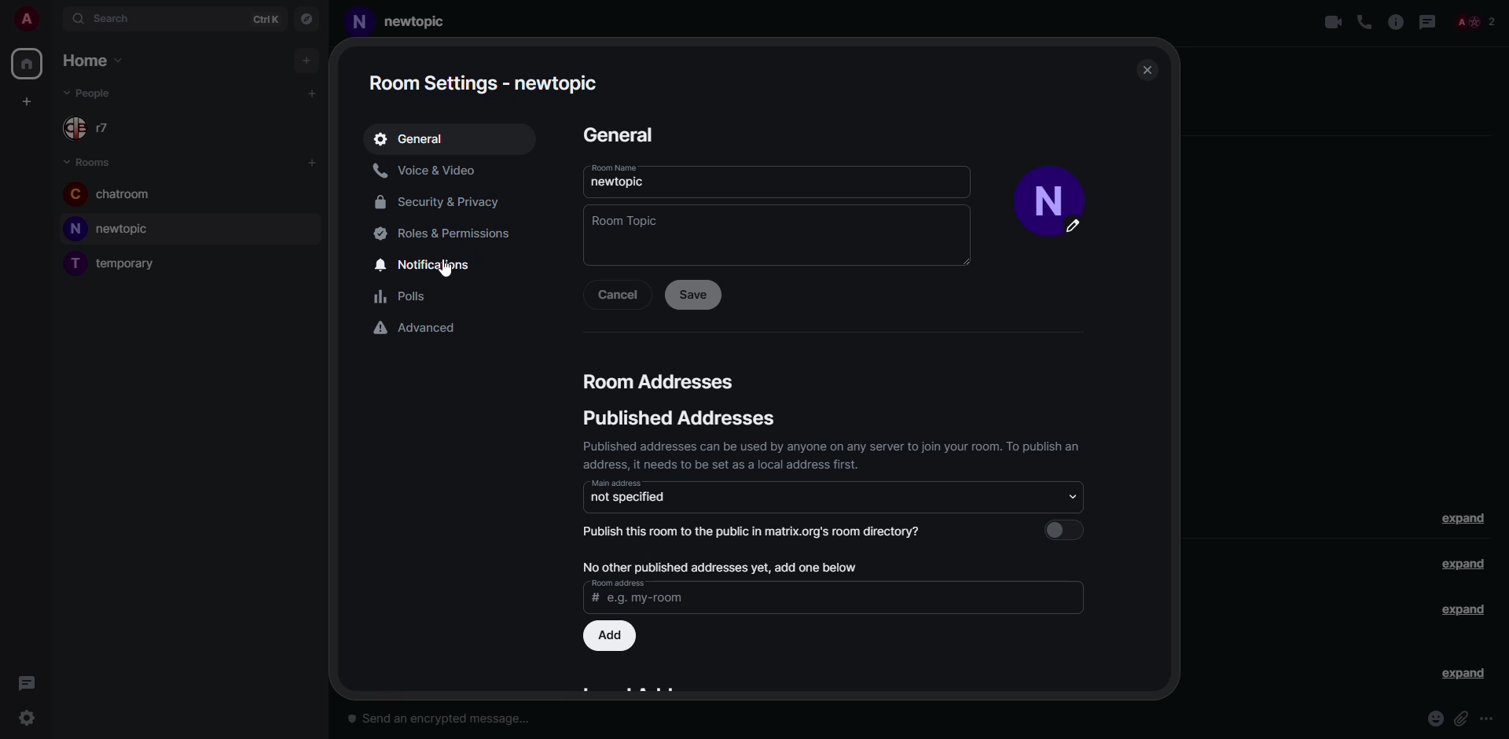 The width and height of the screenshot is (1509, 739). What do you see at coordinates (611, 634) in the screenshot?
I see `add` at bounding box center [611, 634].